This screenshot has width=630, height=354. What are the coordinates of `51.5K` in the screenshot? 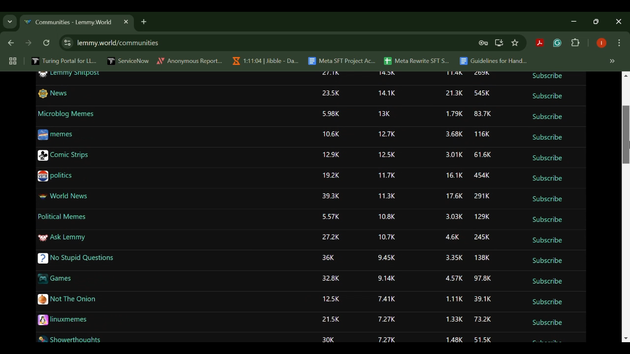 It's located at (483, 340).